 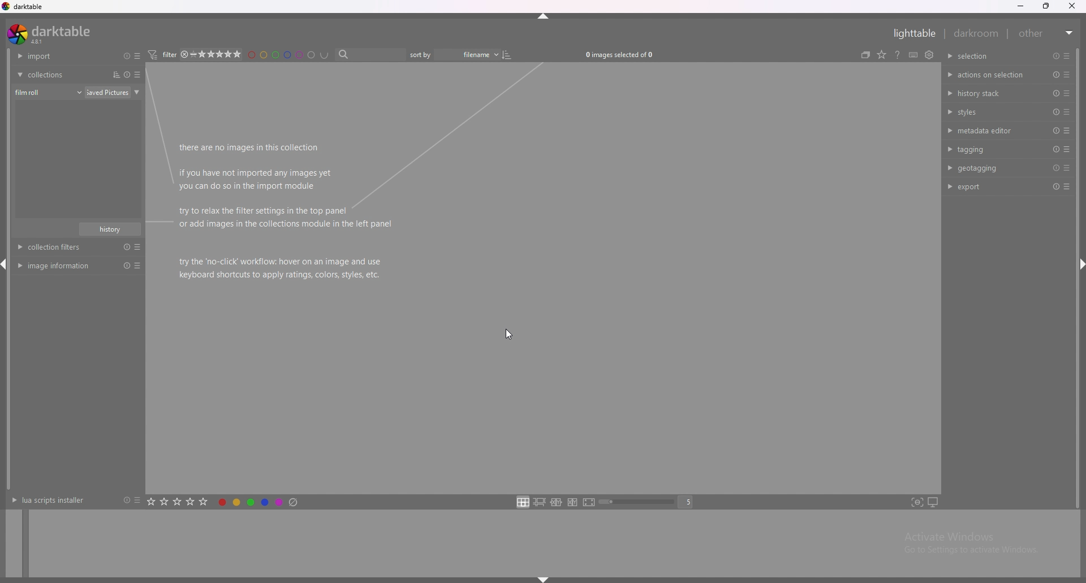 I want to click on rate, so click(x=178, y=501).